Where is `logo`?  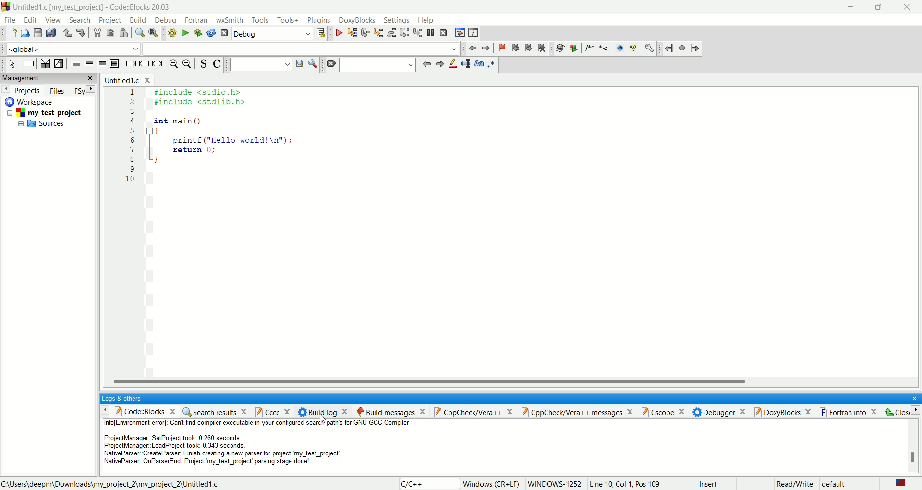 logo is located at coordinates (6, 7).